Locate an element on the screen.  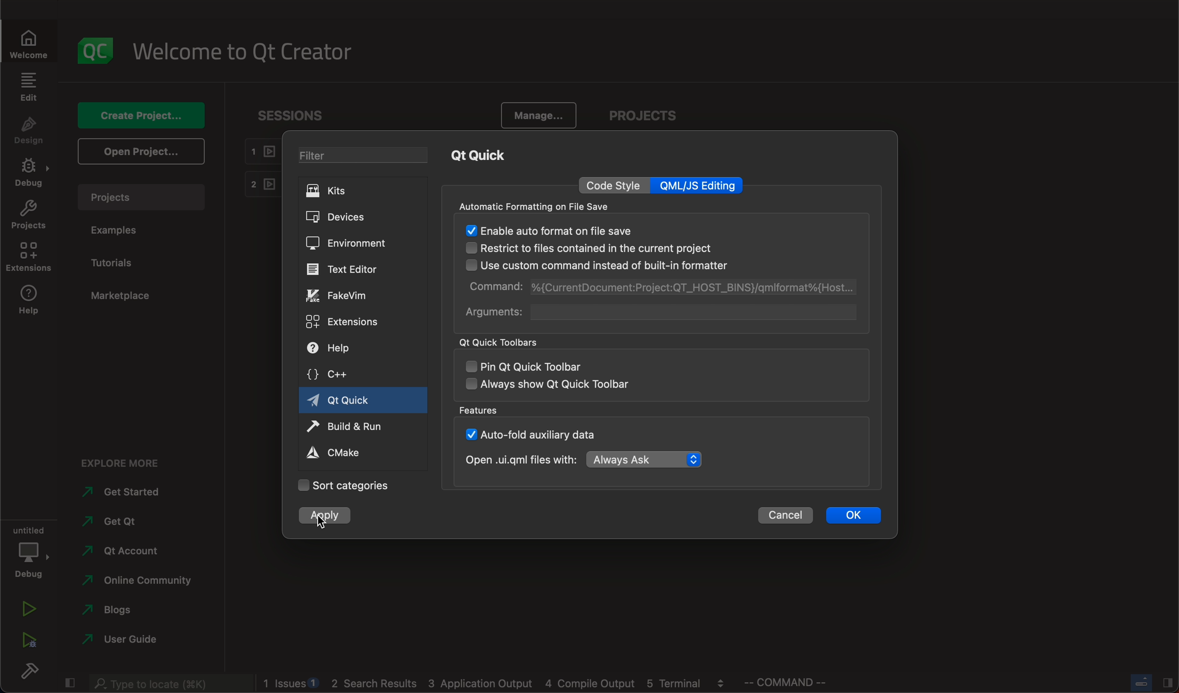
logs is located at coordinates (498, 685).